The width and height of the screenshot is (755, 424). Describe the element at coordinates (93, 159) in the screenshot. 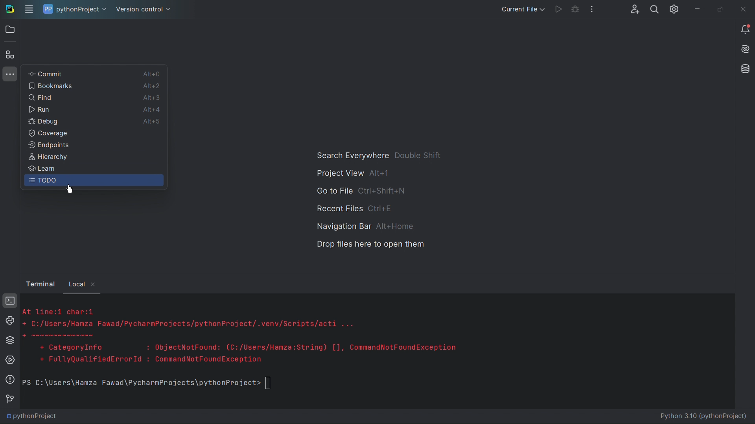

I see `Heirarchy` at that location.